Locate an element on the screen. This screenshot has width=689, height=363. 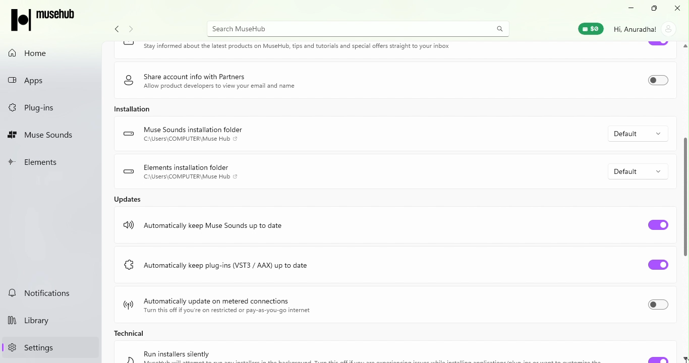
Apps is located at coordinates (50, 83).